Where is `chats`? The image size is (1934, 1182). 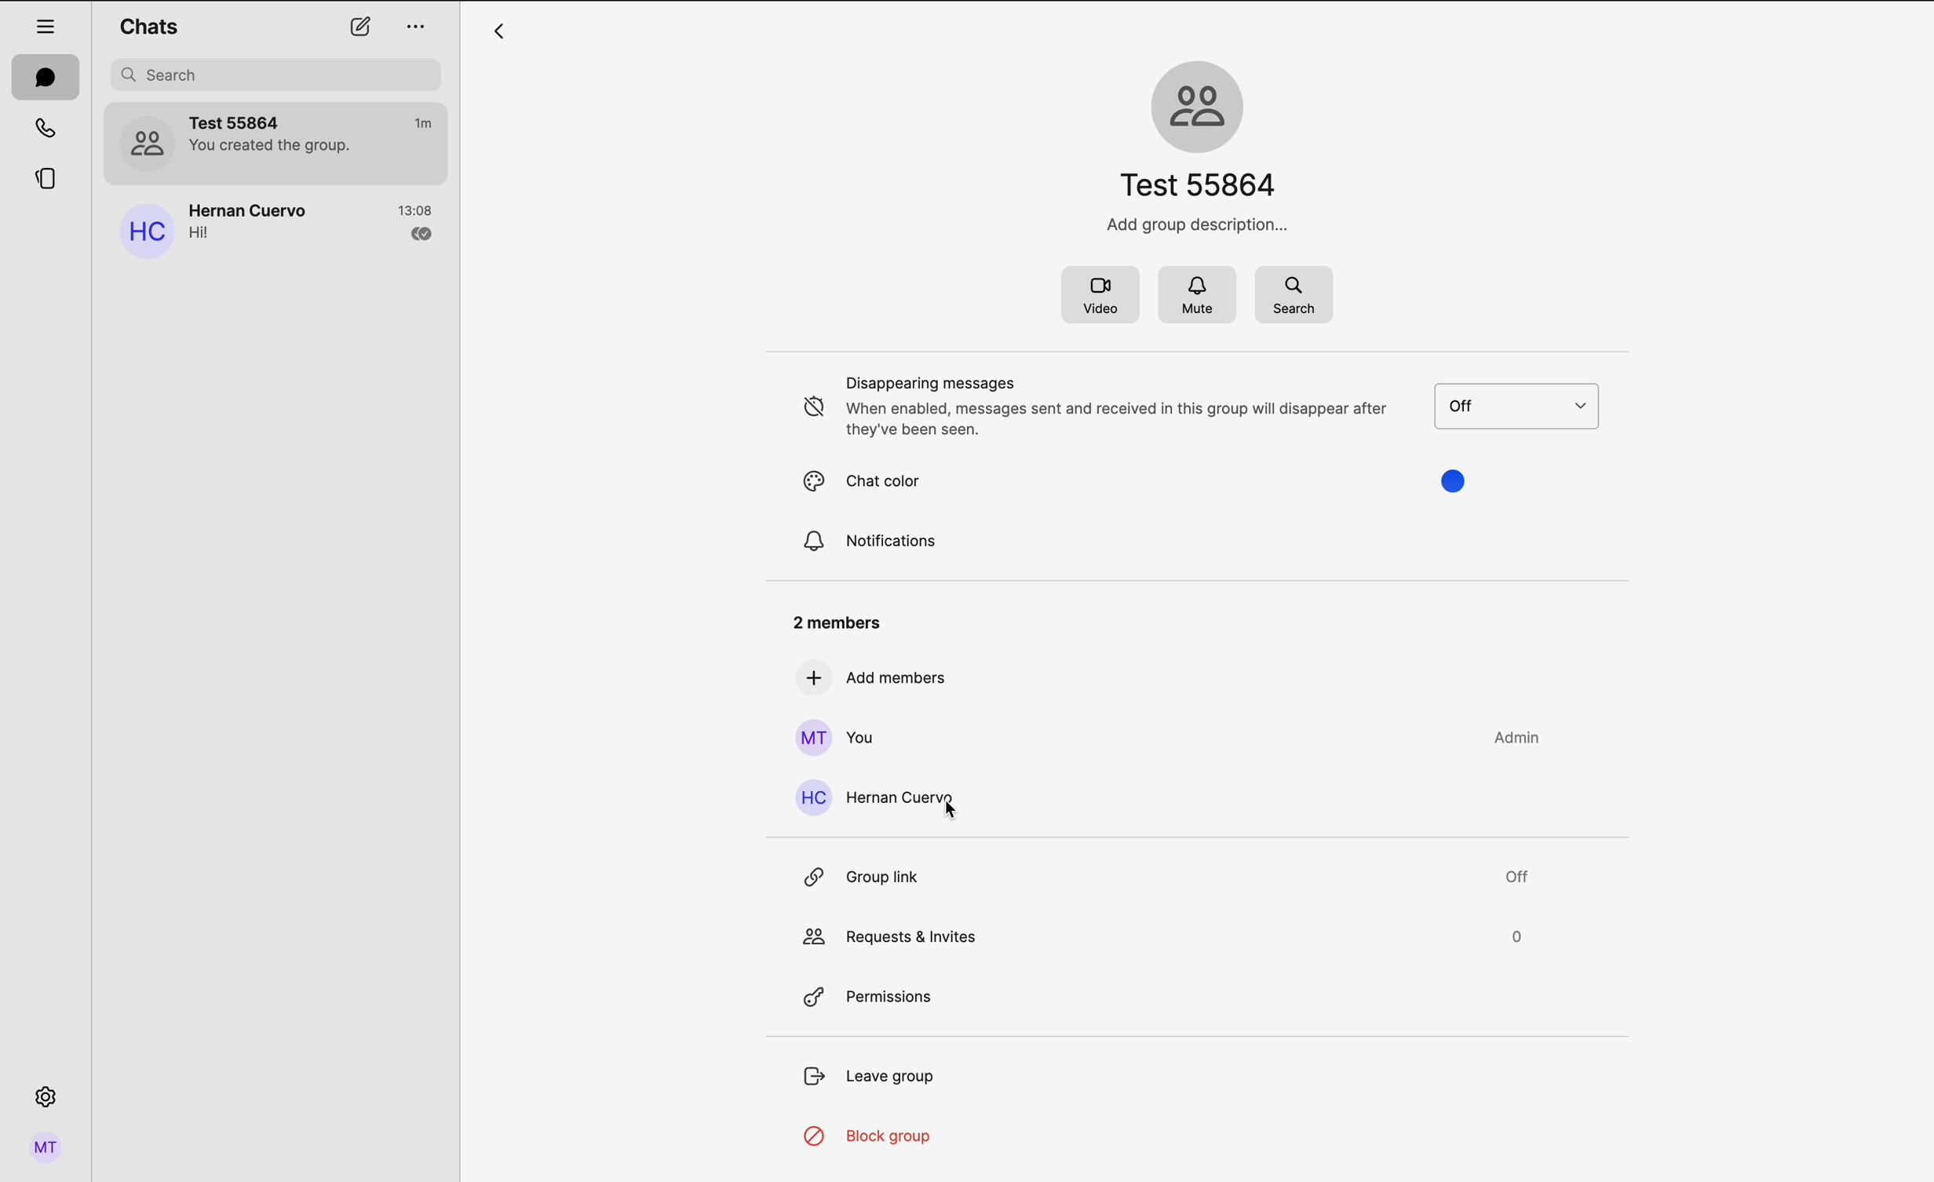
chats is located at coordinates (46, 78).